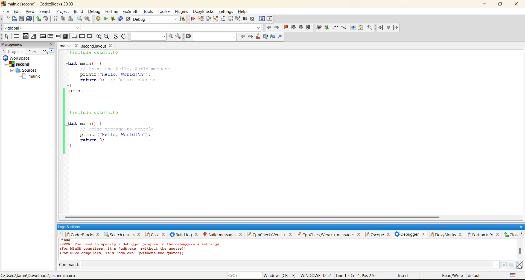 This screenshot has width=525, height=280. What do you see at coordinates (519, 266) in the screenshot?
I see `cursor` at bounding box center [519, 266].